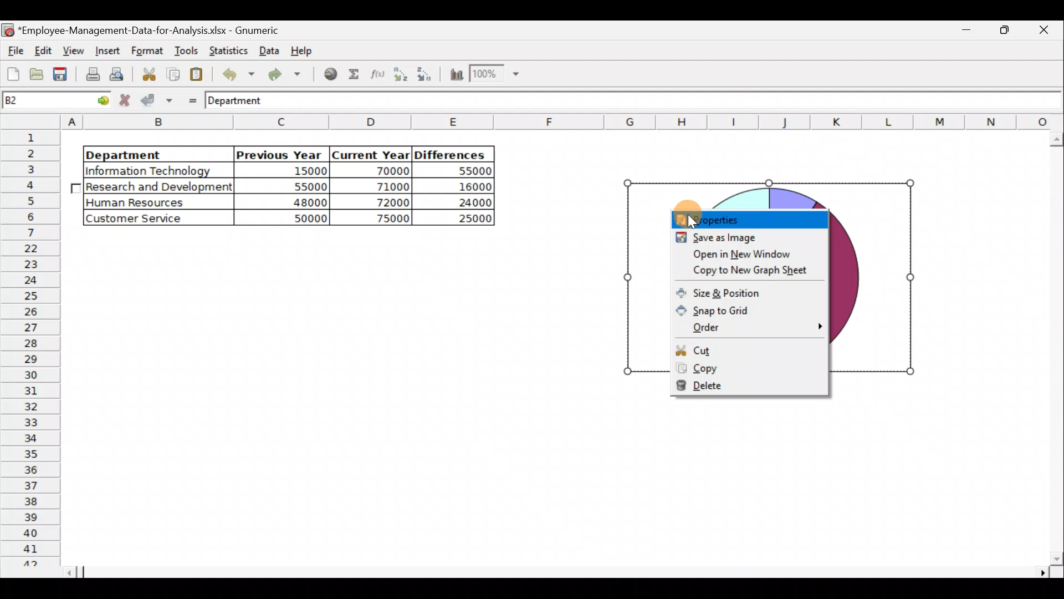  What do you see at coordinates (237, 74) in the screenshot?
I see `Undo last action` at bounding box center [237, 74].